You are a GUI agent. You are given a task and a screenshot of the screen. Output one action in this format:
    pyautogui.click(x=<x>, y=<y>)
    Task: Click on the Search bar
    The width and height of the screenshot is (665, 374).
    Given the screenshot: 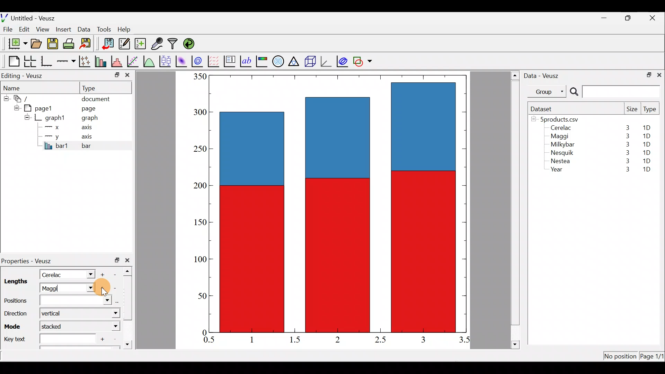 What is the action you would take?
    pyautogui.click(x=614, y=92)
    